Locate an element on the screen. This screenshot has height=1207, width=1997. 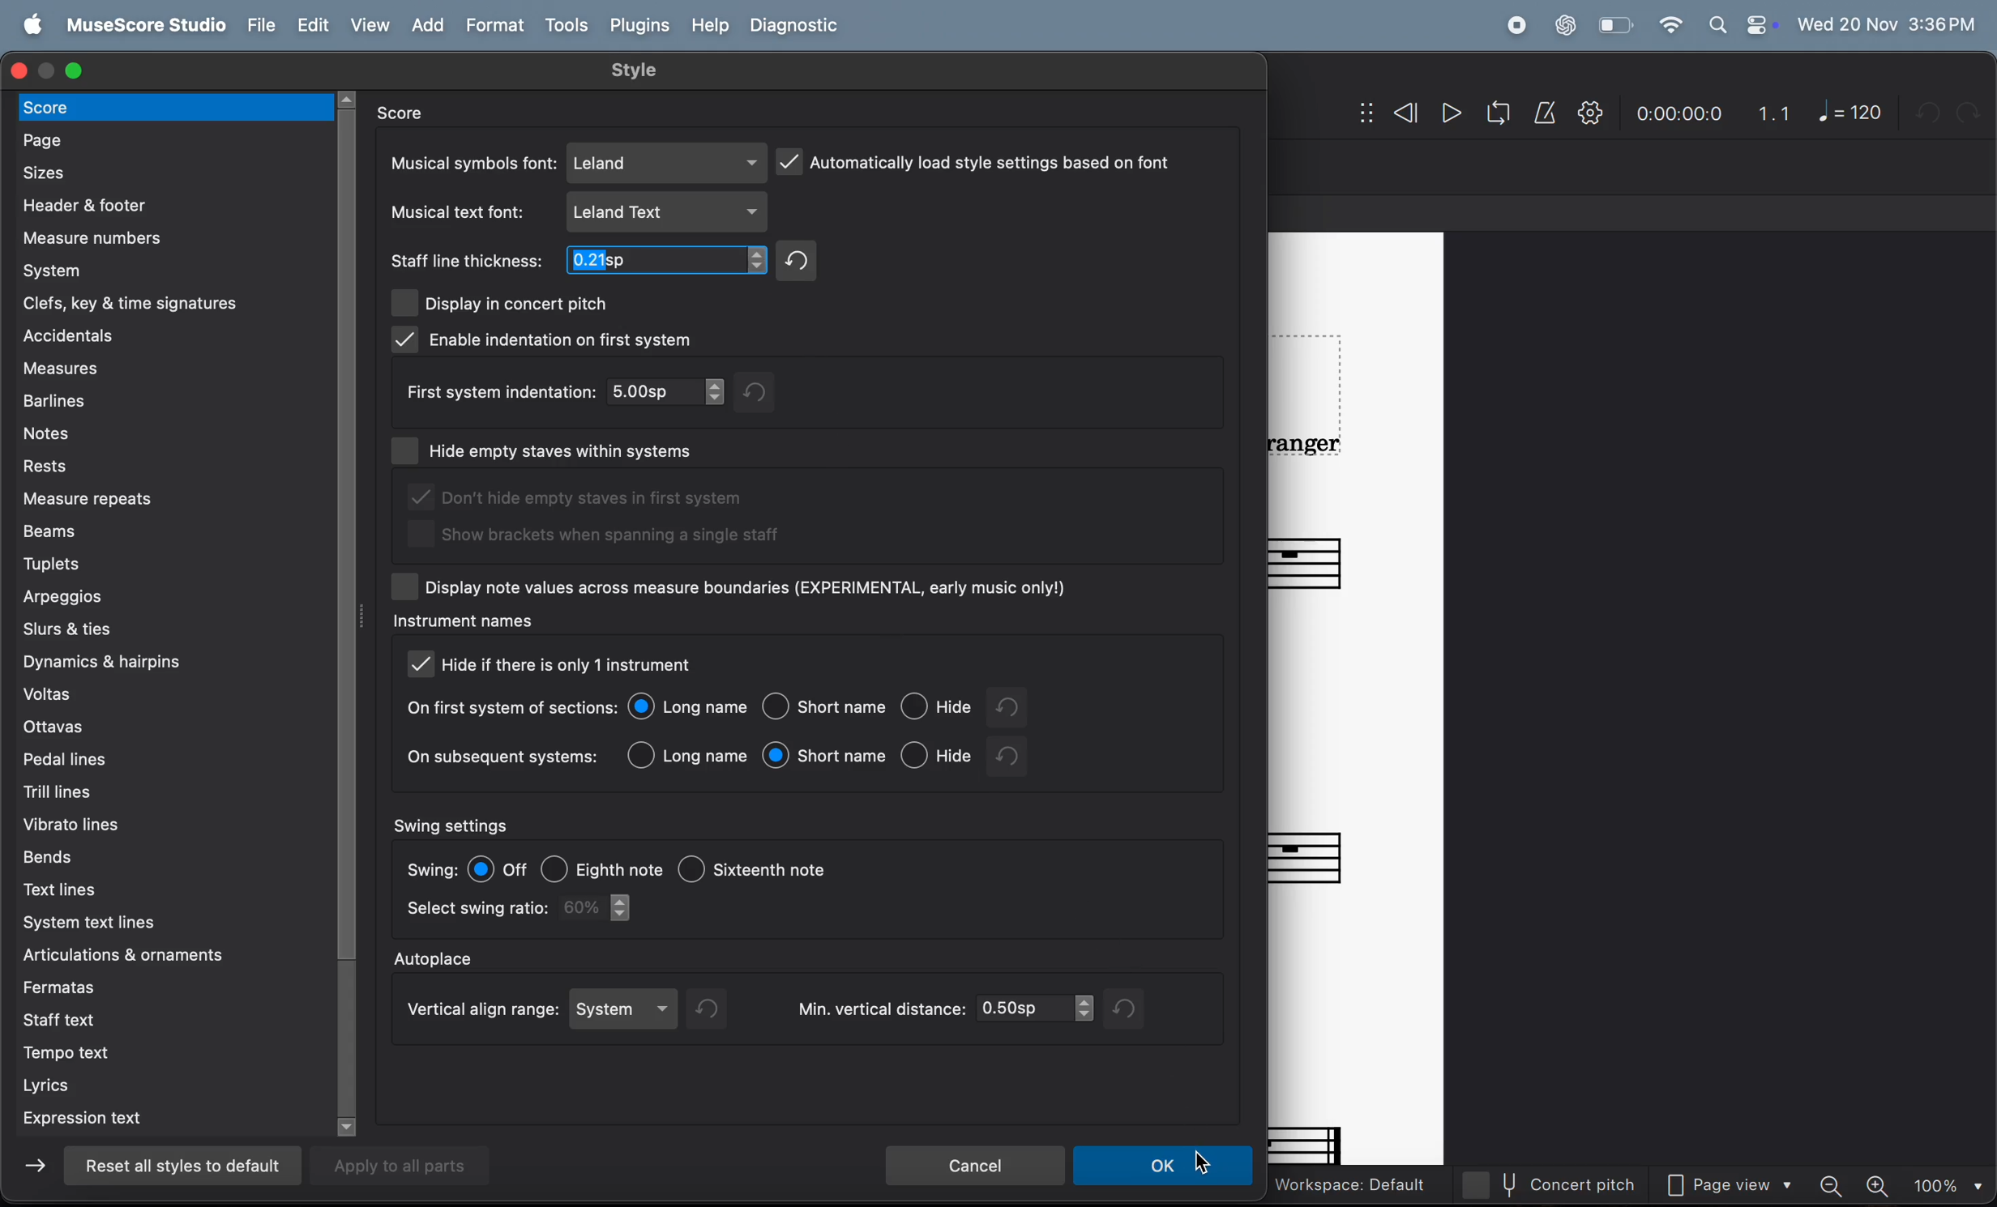
articulations is located at coordinates (139, 957).